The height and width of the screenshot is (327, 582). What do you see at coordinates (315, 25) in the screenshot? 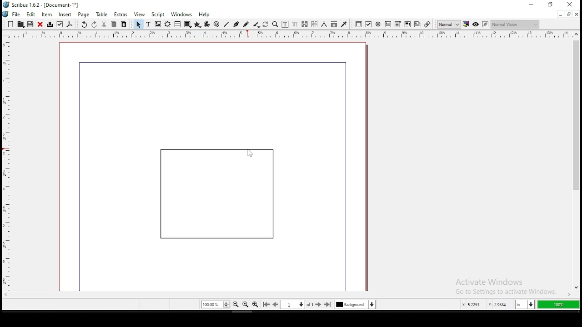
I see `unlink text frames` at bounding box center [315, 25].